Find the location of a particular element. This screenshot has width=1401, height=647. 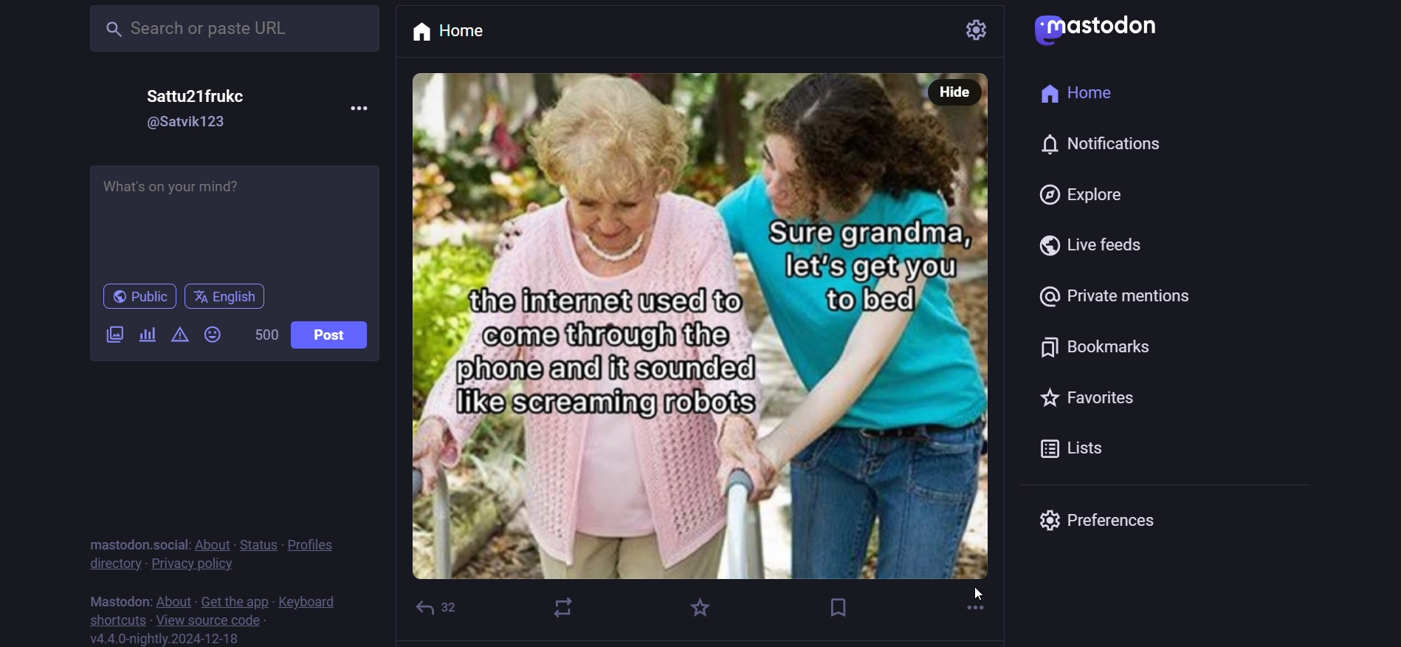

get the app is located at coordinates (235, 599).